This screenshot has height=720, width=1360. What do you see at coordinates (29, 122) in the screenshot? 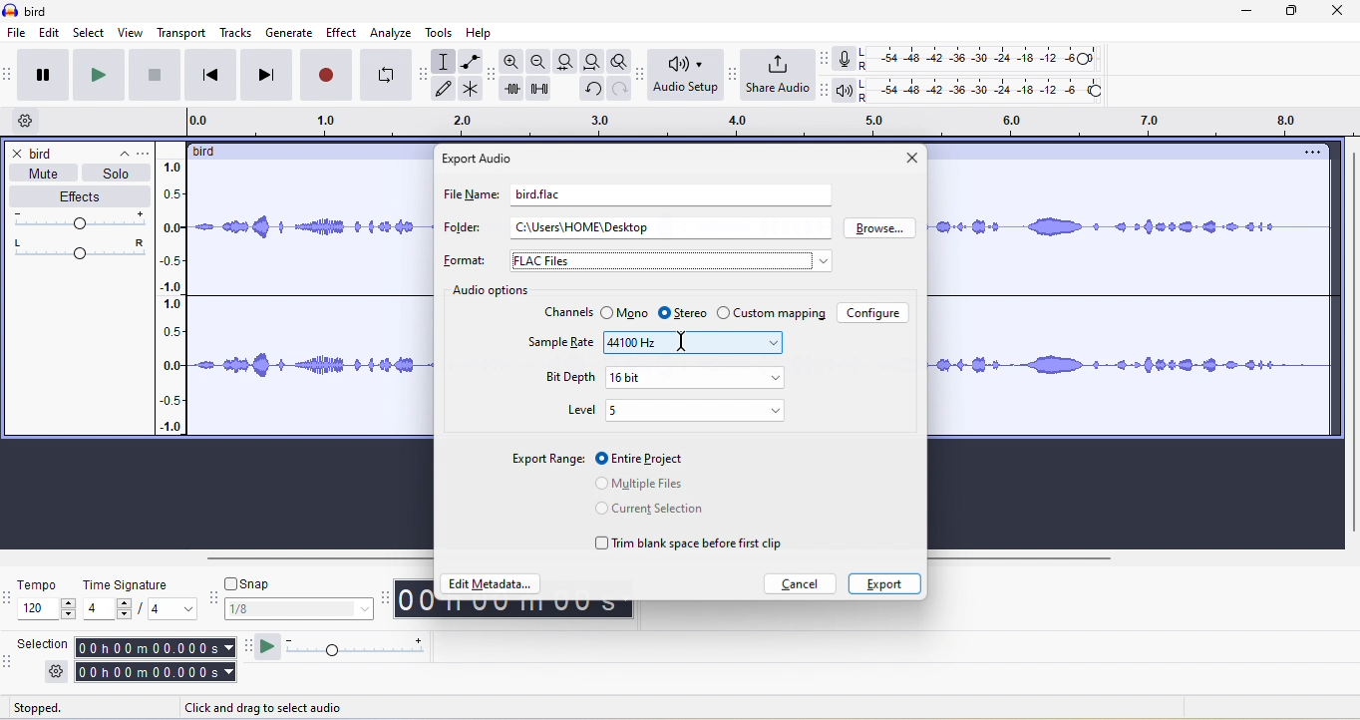
I see `timeline option` at bounding box center [29, 122].